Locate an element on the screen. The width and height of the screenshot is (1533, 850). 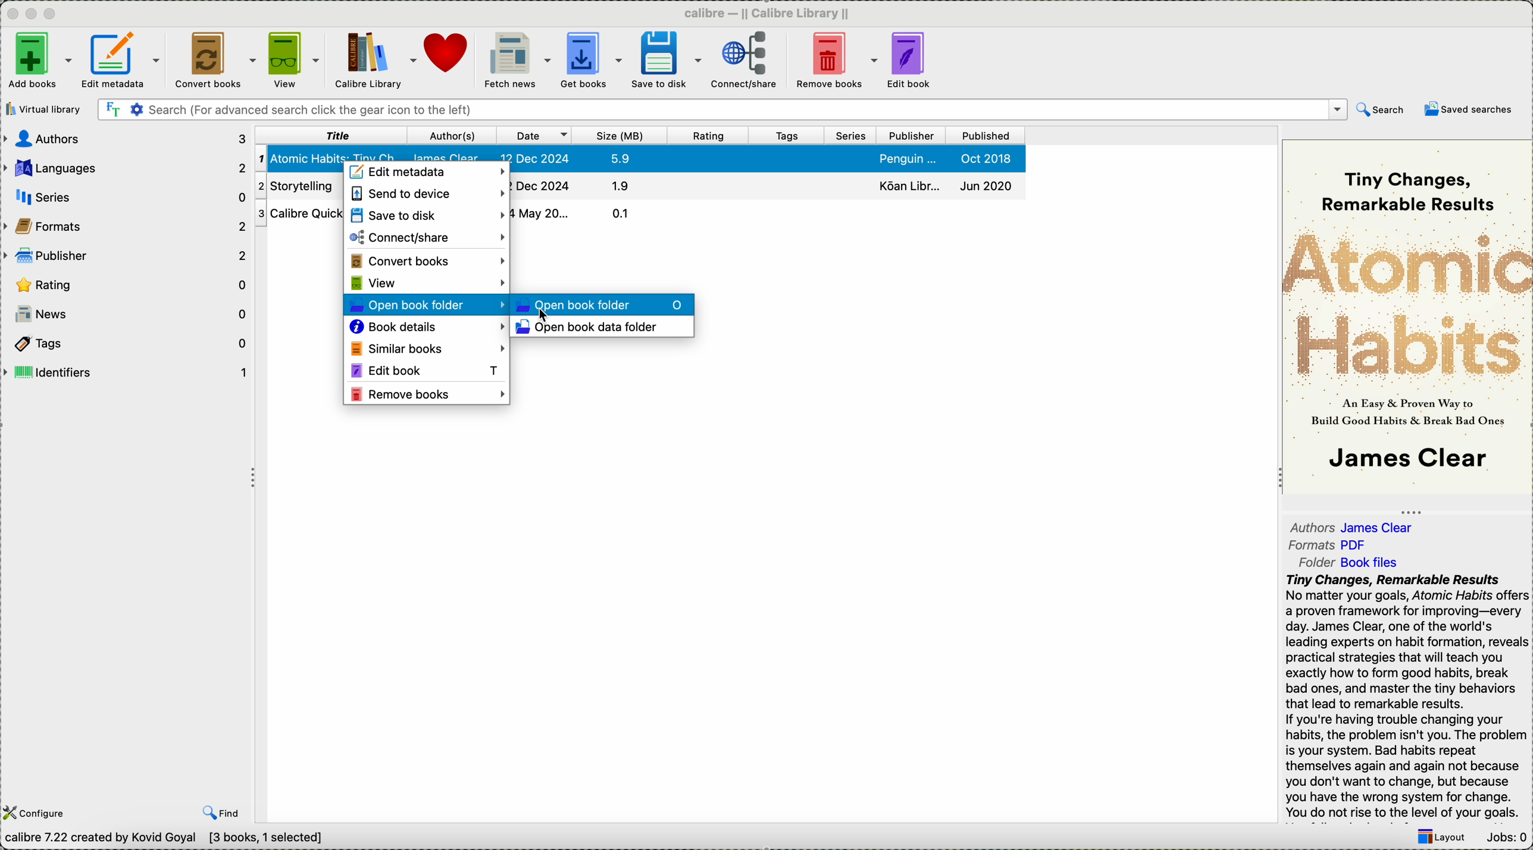
details is located at coordinates (768, 184).